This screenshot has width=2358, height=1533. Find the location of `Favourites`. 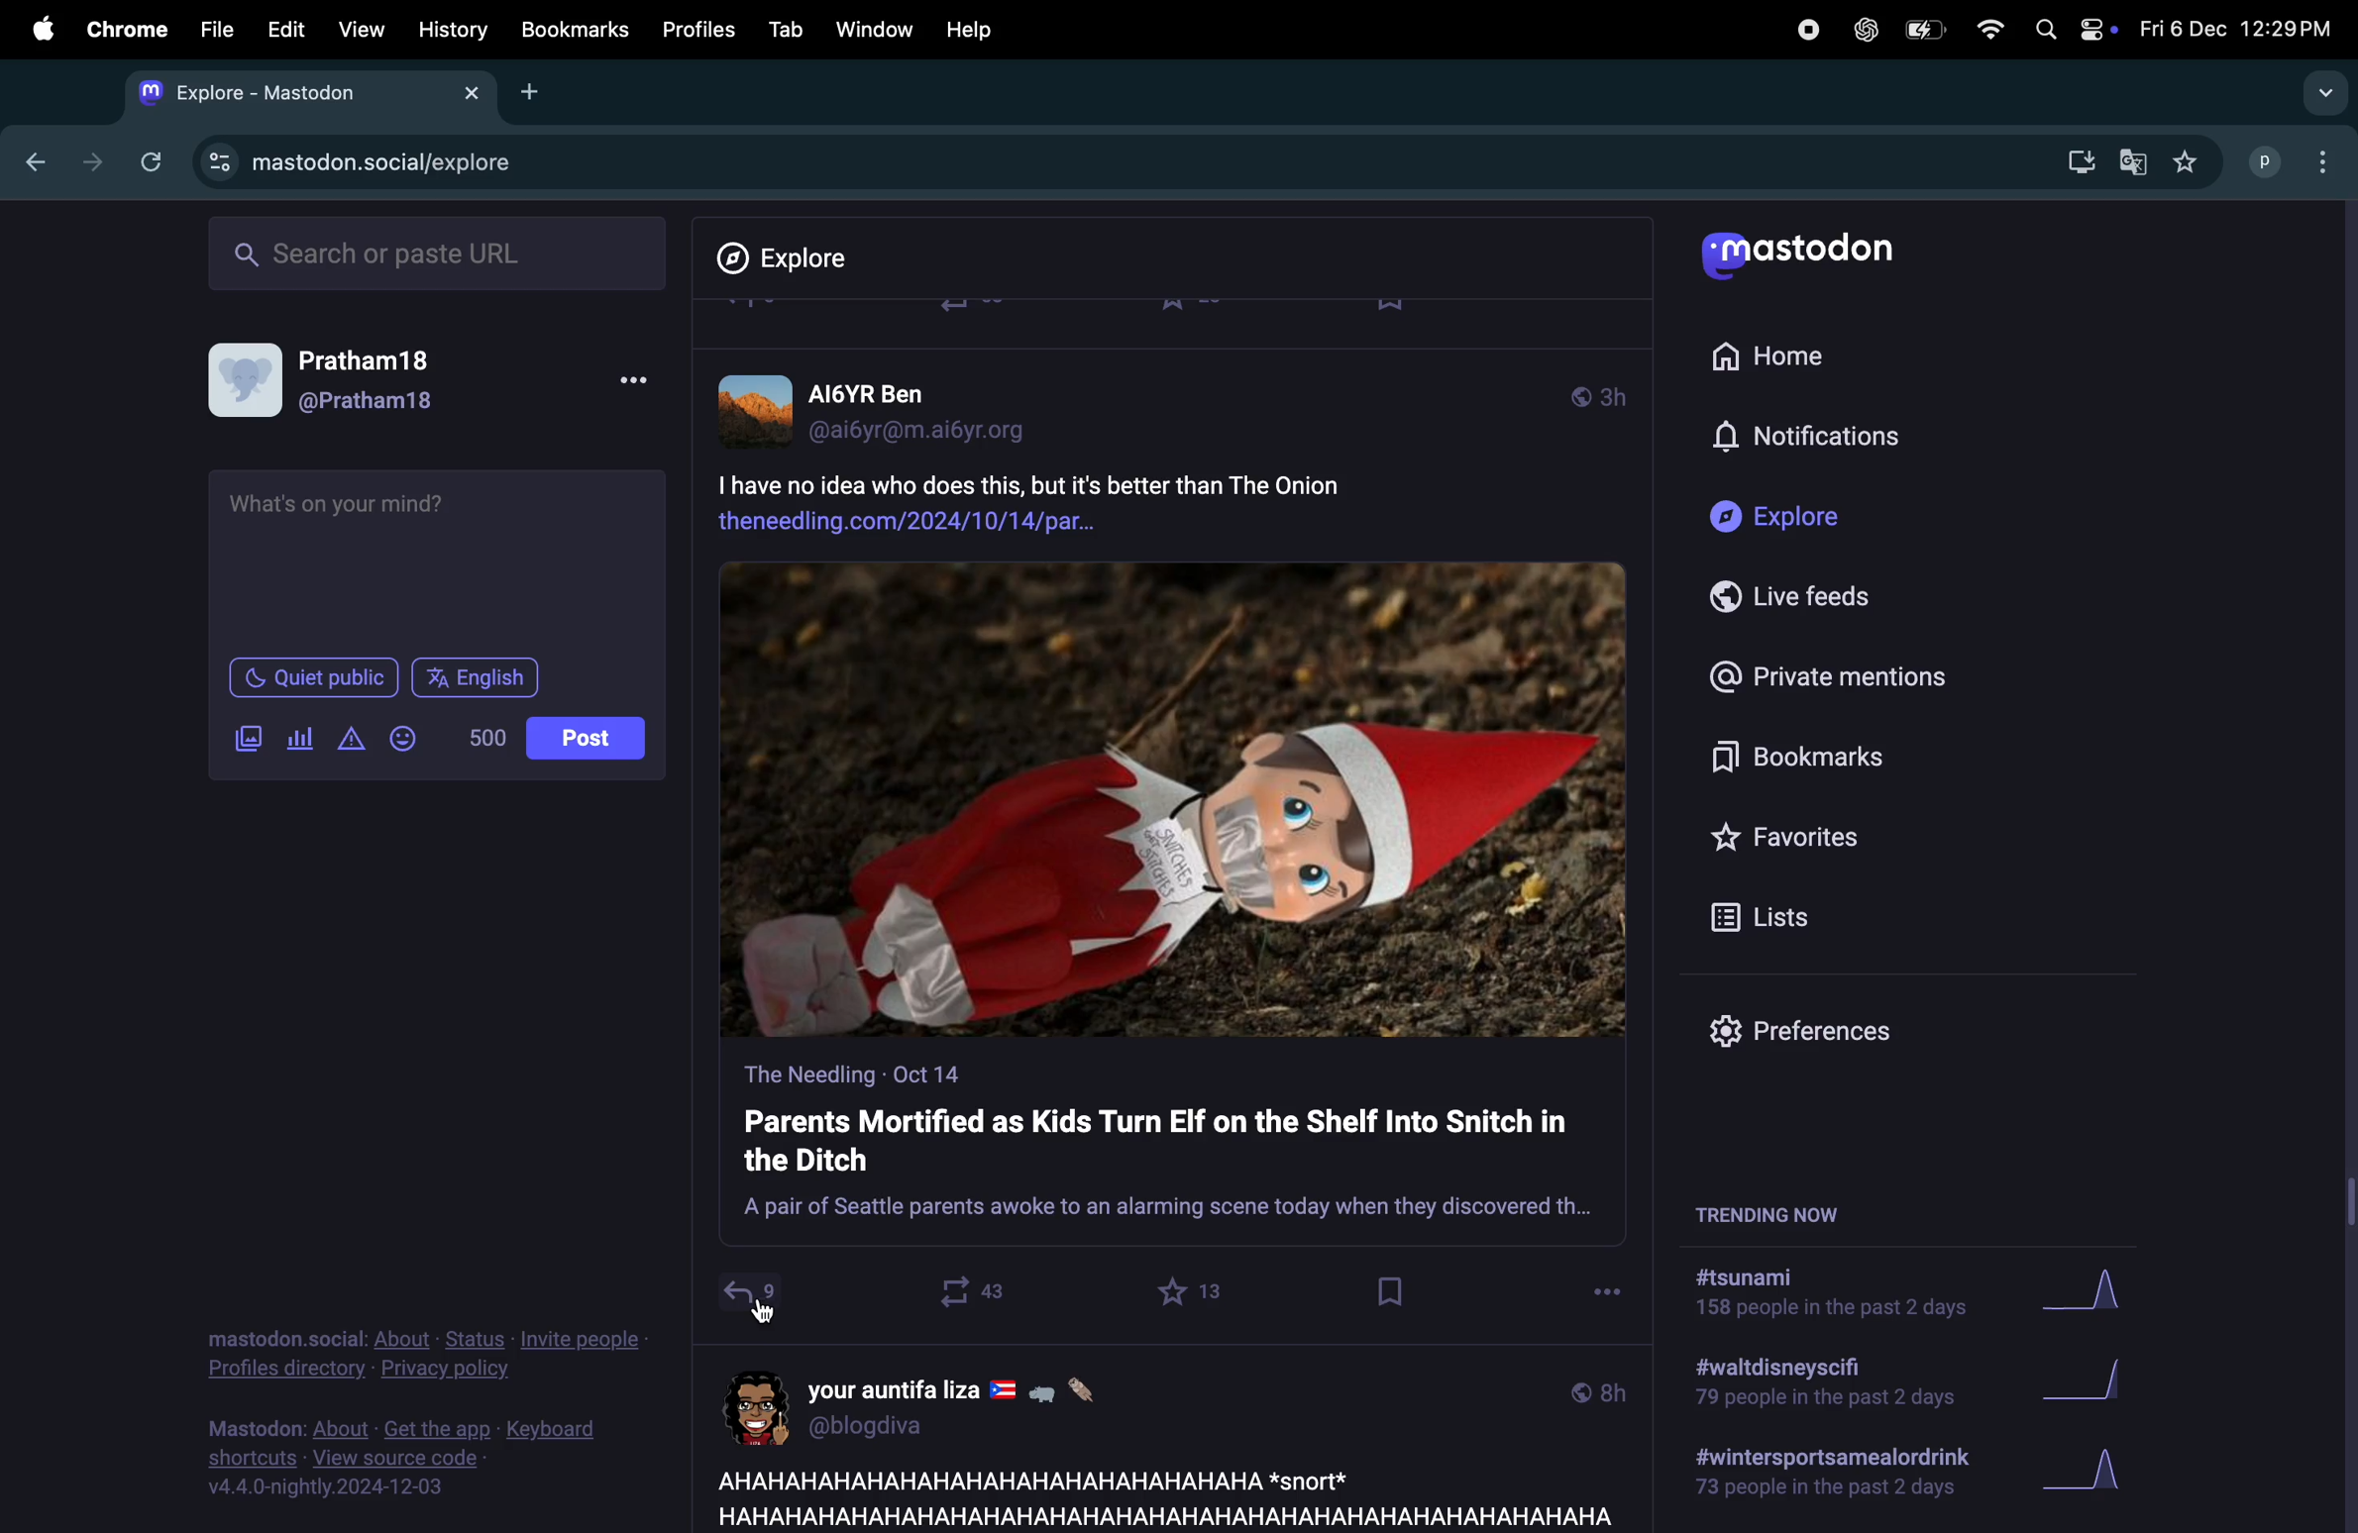

Favourites is located at coordinates (1791, 836).